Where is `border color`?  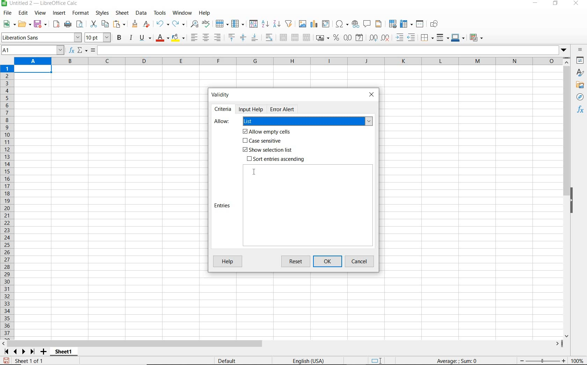 border color is located at coordinates (458, 37).